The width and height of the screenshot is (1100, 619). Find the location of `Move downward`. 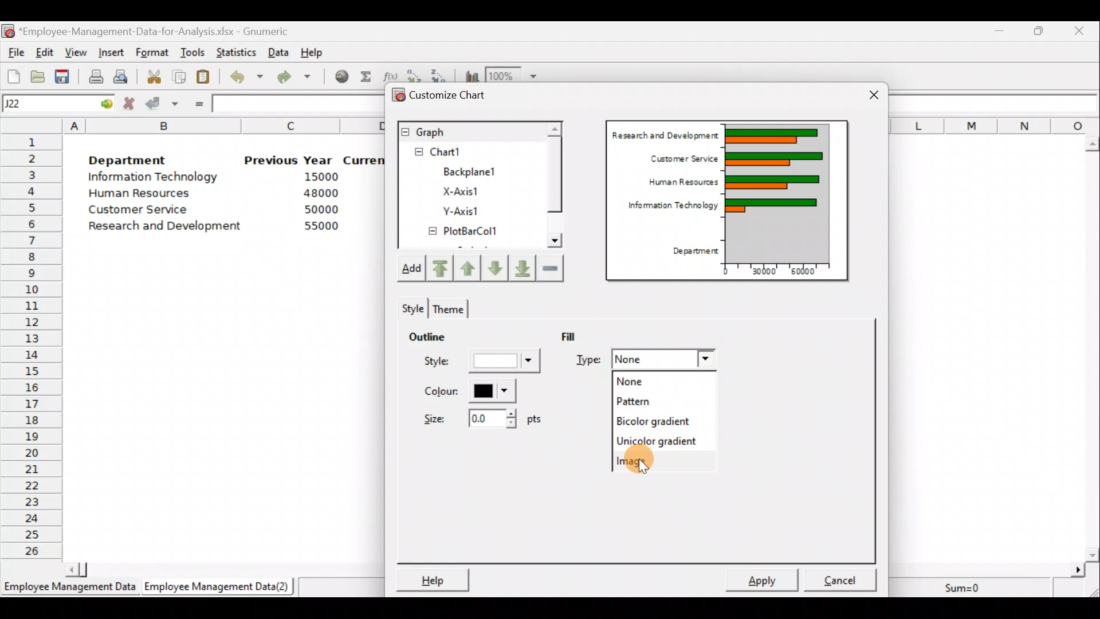

Move downward is located at coordinates (520, 266).